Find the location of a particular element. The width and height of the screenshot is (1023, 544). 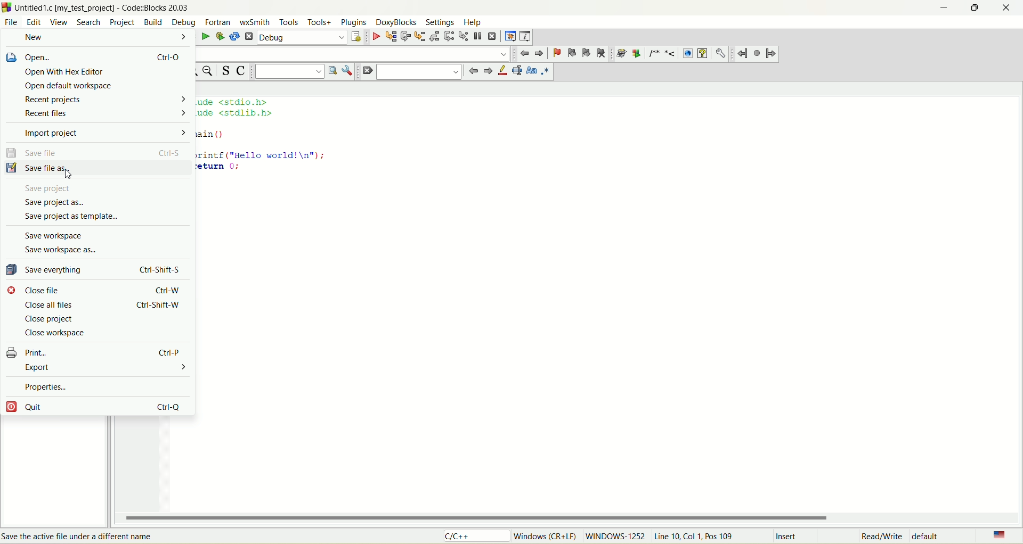

plugins is located at coordinates (354, 22).